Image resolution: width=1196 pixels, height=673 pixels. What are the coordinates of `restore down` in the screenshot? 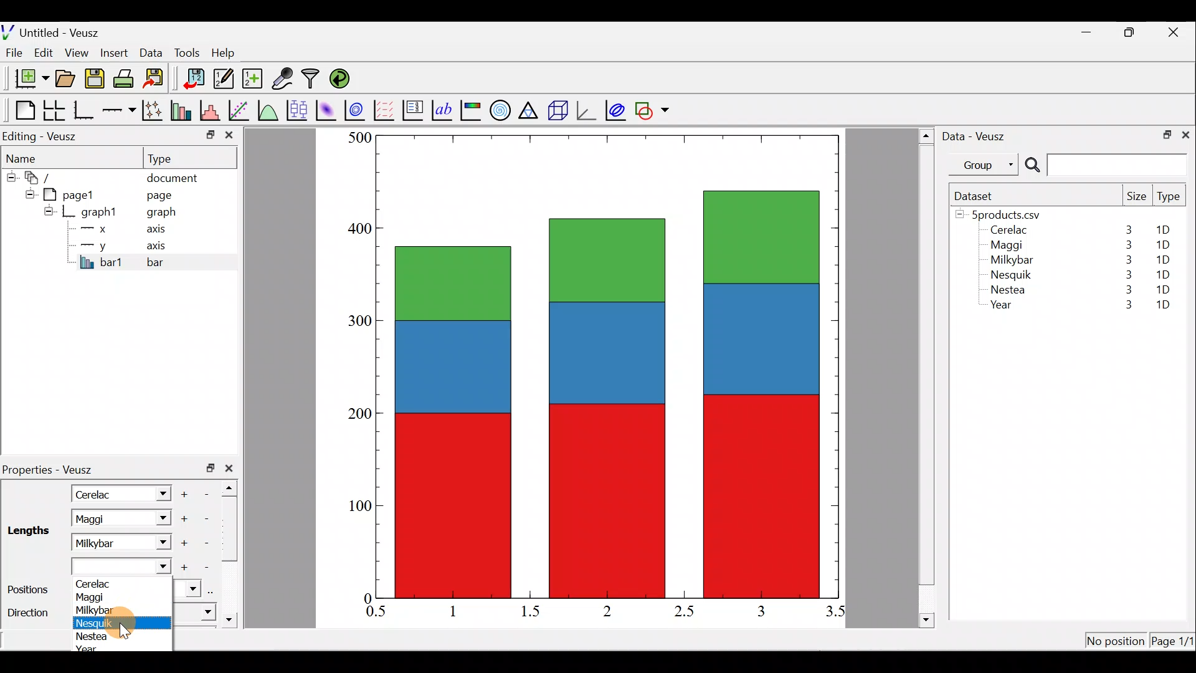 It's located at (1163, 133).